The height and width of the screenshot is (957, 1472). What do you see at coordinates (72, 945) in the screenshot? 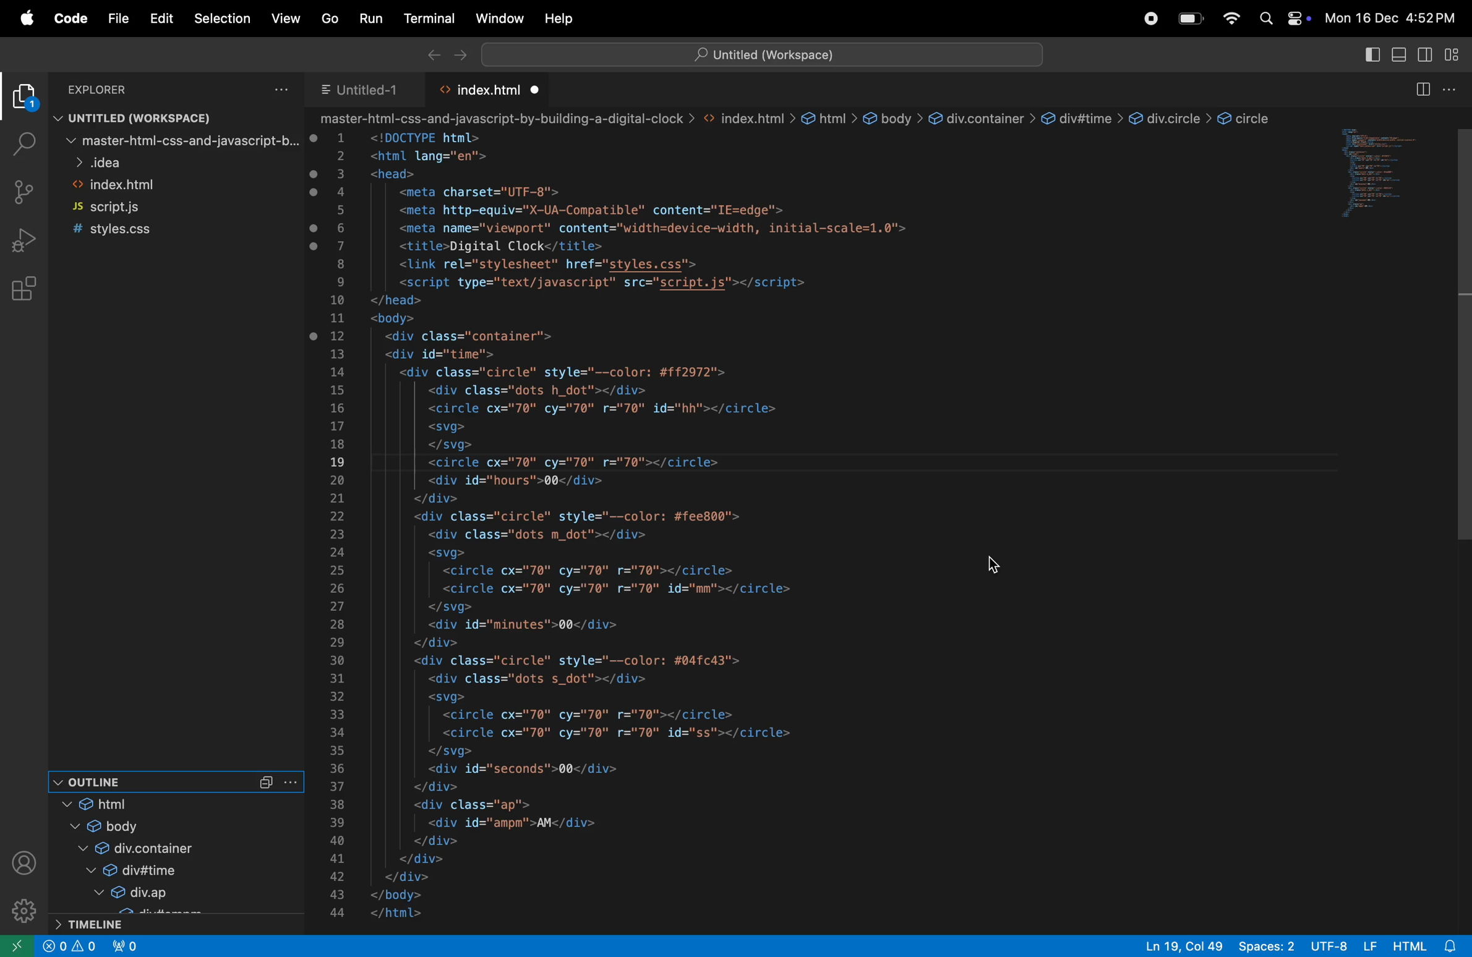
I see `` at bounding box center [72, 945].